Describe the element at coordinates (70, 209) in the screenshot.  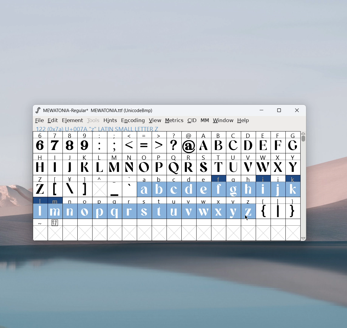
I see `n` at that location.